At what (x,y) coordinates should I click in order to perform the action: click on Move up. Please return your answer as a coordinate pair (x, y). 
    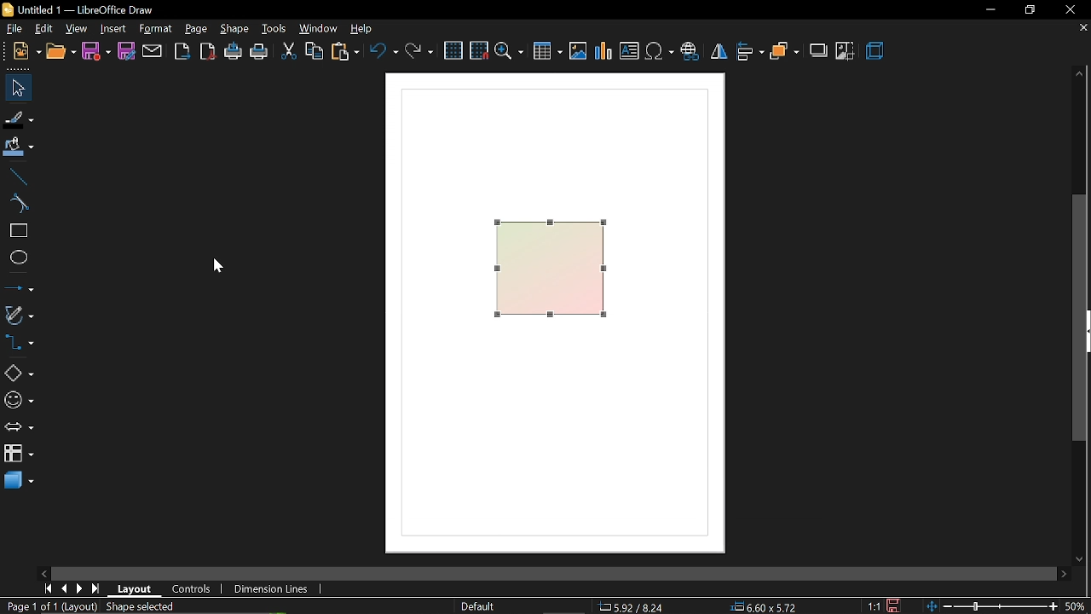
    Looking at the image, I should click on (1078, 74).